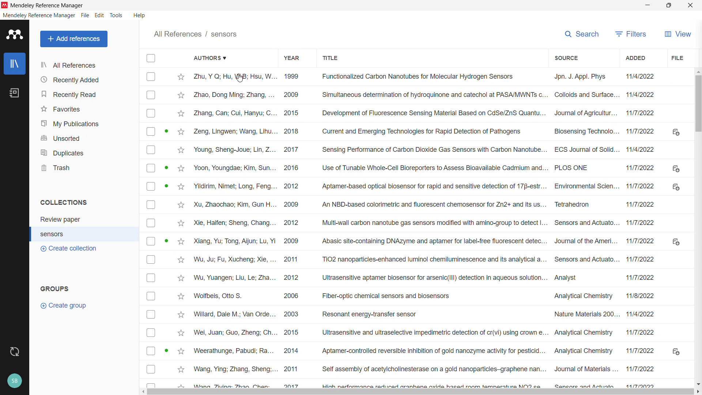 This screenshot has height=395, width=702. What do you see at coordinates (47, 5) in the screenshot?
I see `title ` at bounding box center [47, 5].